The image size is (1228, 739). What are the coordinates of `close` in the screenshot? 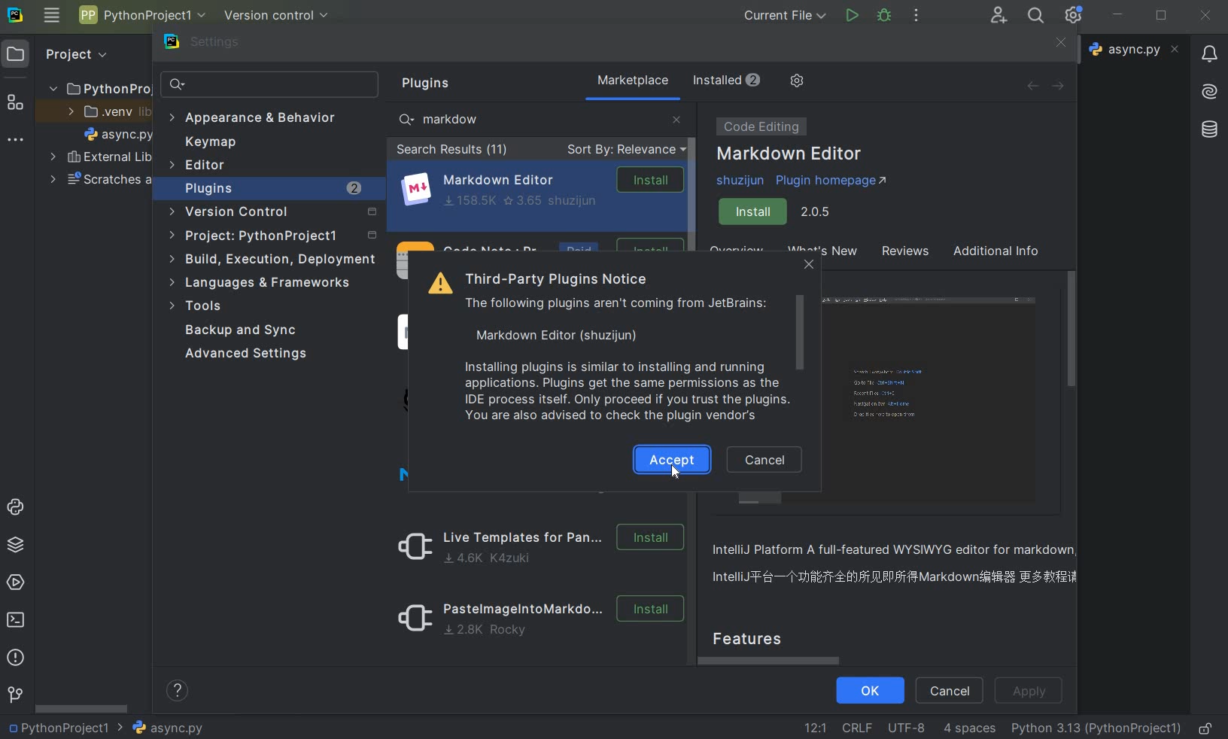 It's located at (1206, 17).